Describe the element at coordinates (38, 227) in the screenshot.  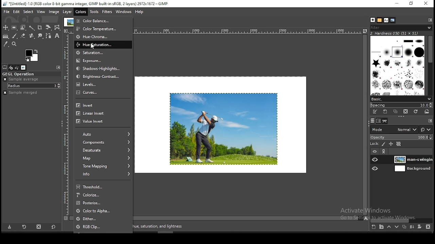
I see `delete tool preset` at that location.